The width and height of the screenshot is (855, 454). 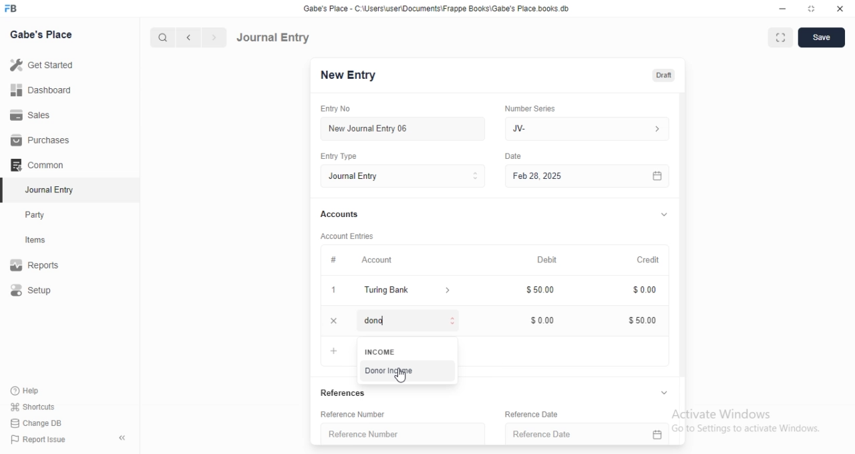 I want to click on ‘Number Series, so click(x=538, y=107).